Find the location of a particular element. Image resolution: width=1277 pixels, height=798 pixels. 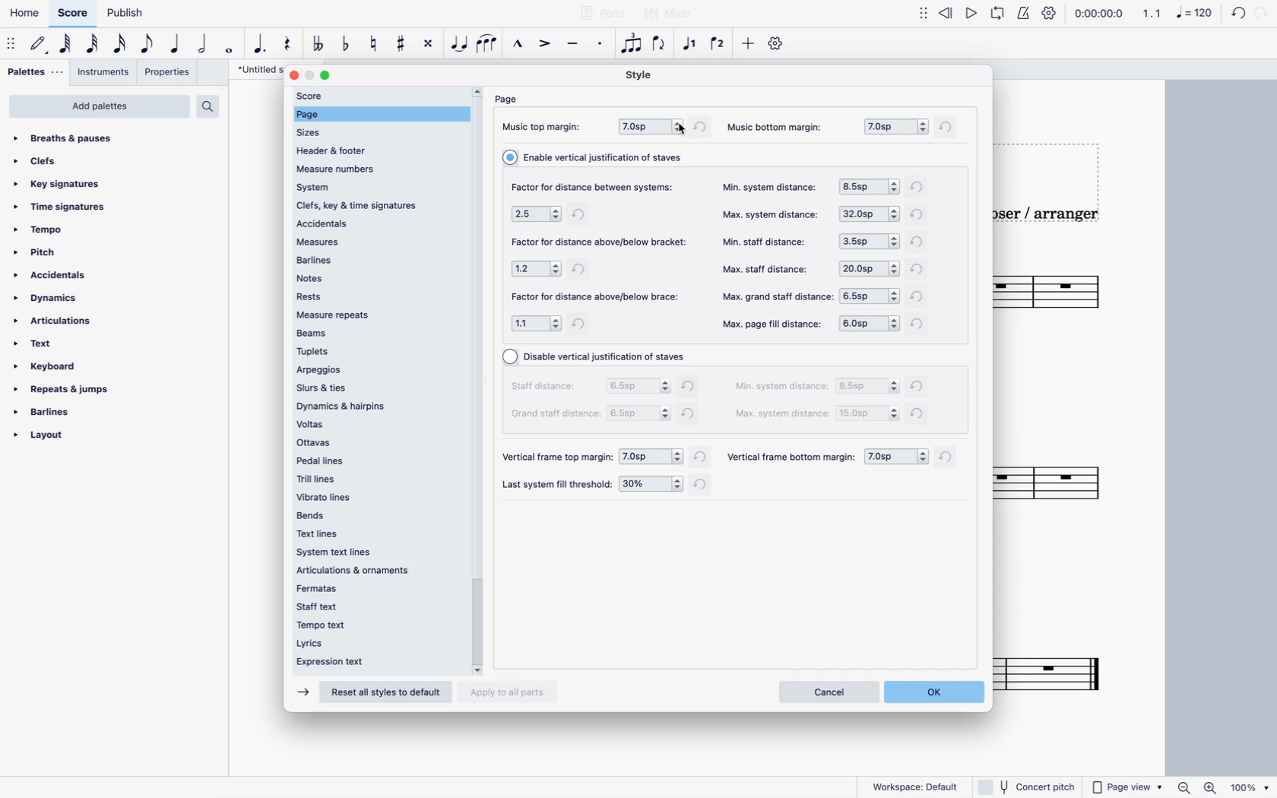

tuplets is located at coordinates (375, 353).